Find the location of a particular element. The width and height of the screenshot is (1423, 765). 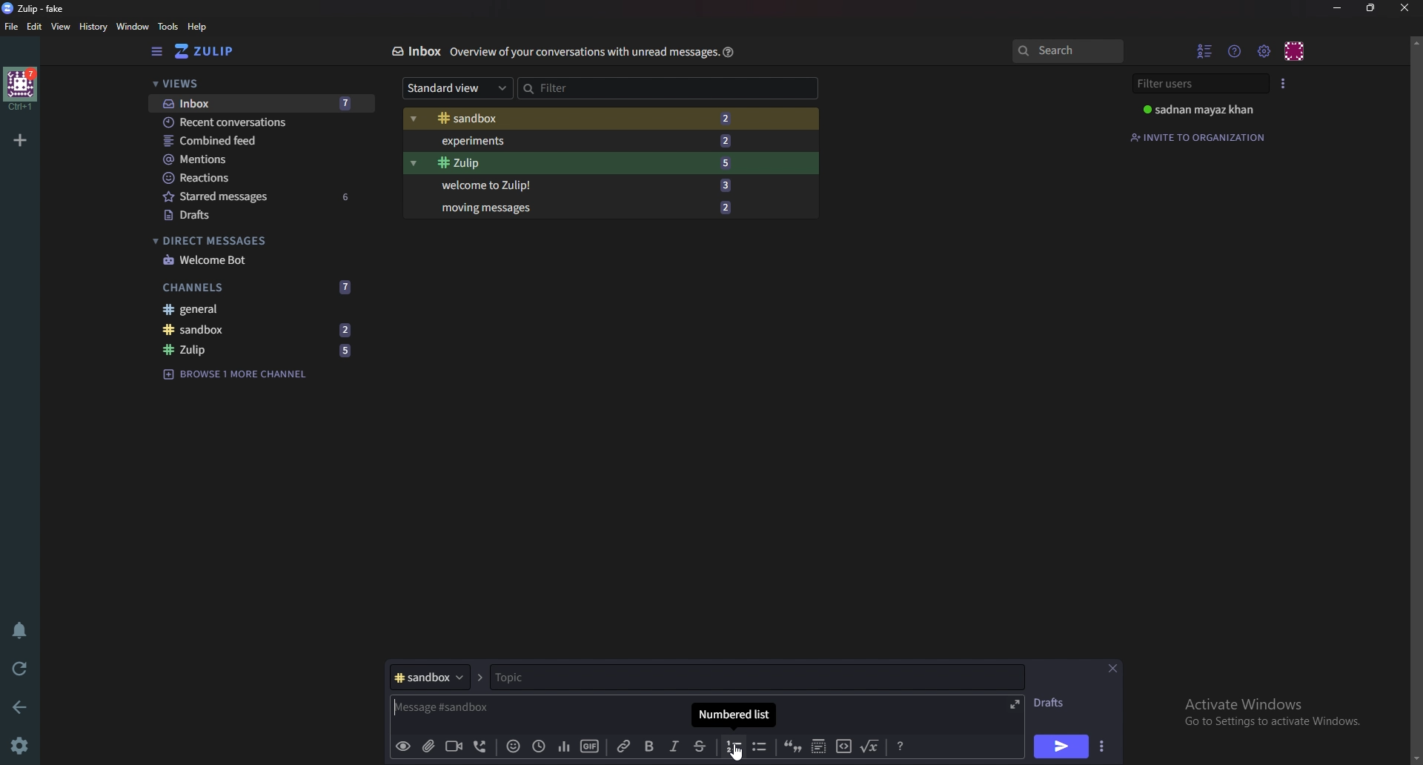

Help menu is located at coordinates (1236, 50).